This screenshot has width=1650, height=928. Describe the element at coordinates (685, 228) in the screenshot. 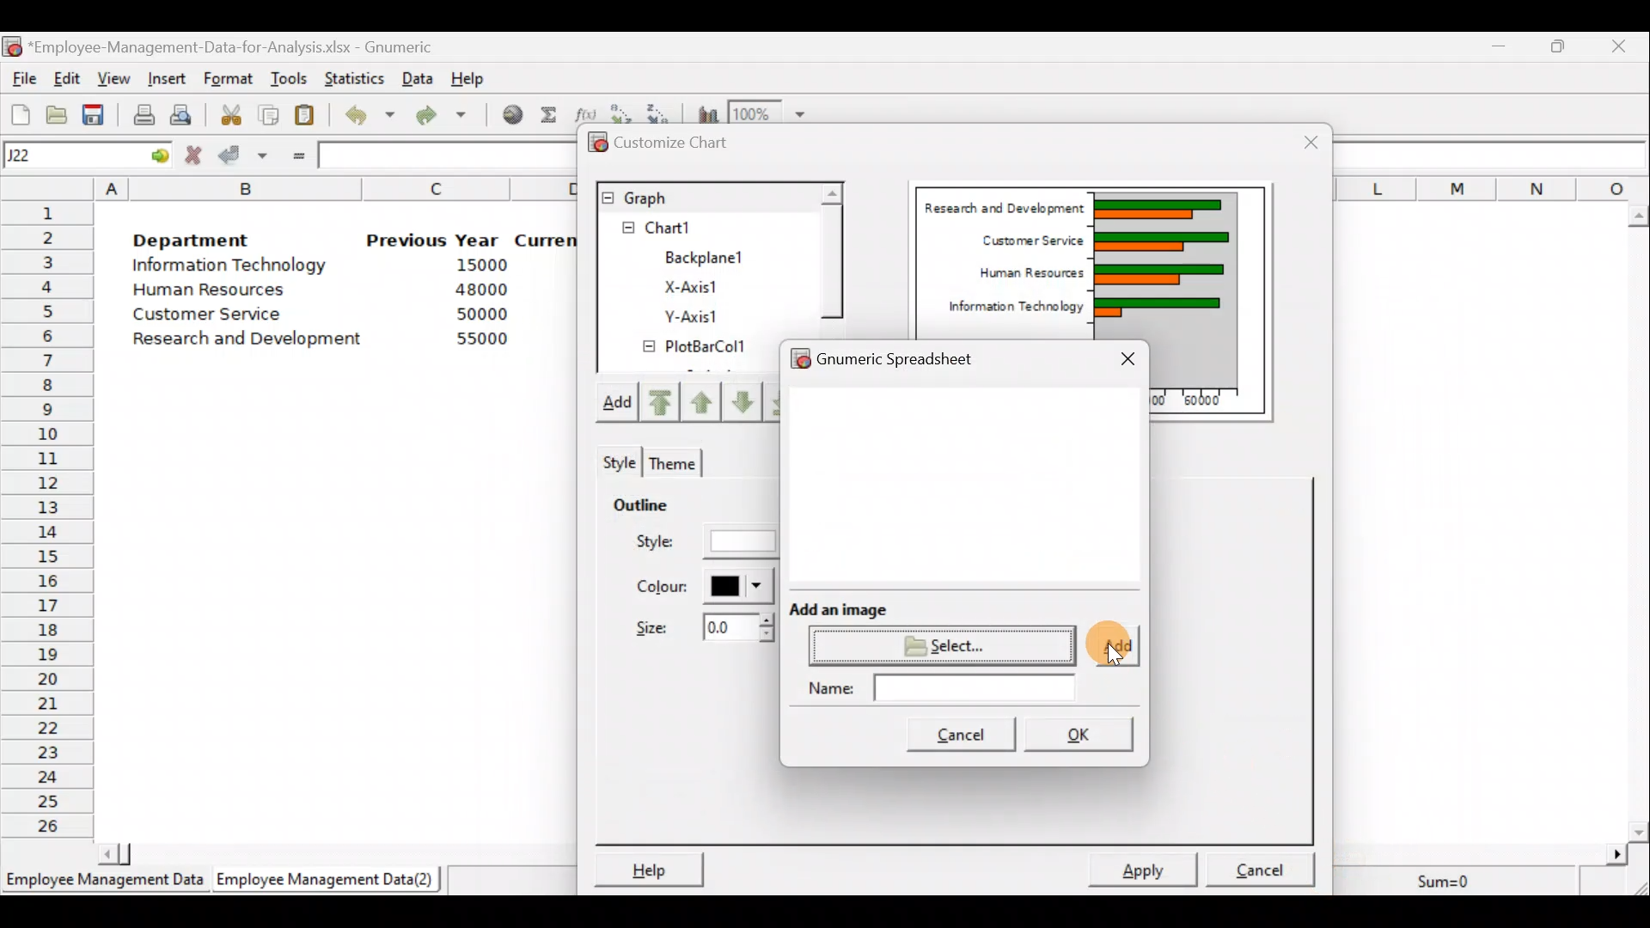

I see `Chart1` at that location.